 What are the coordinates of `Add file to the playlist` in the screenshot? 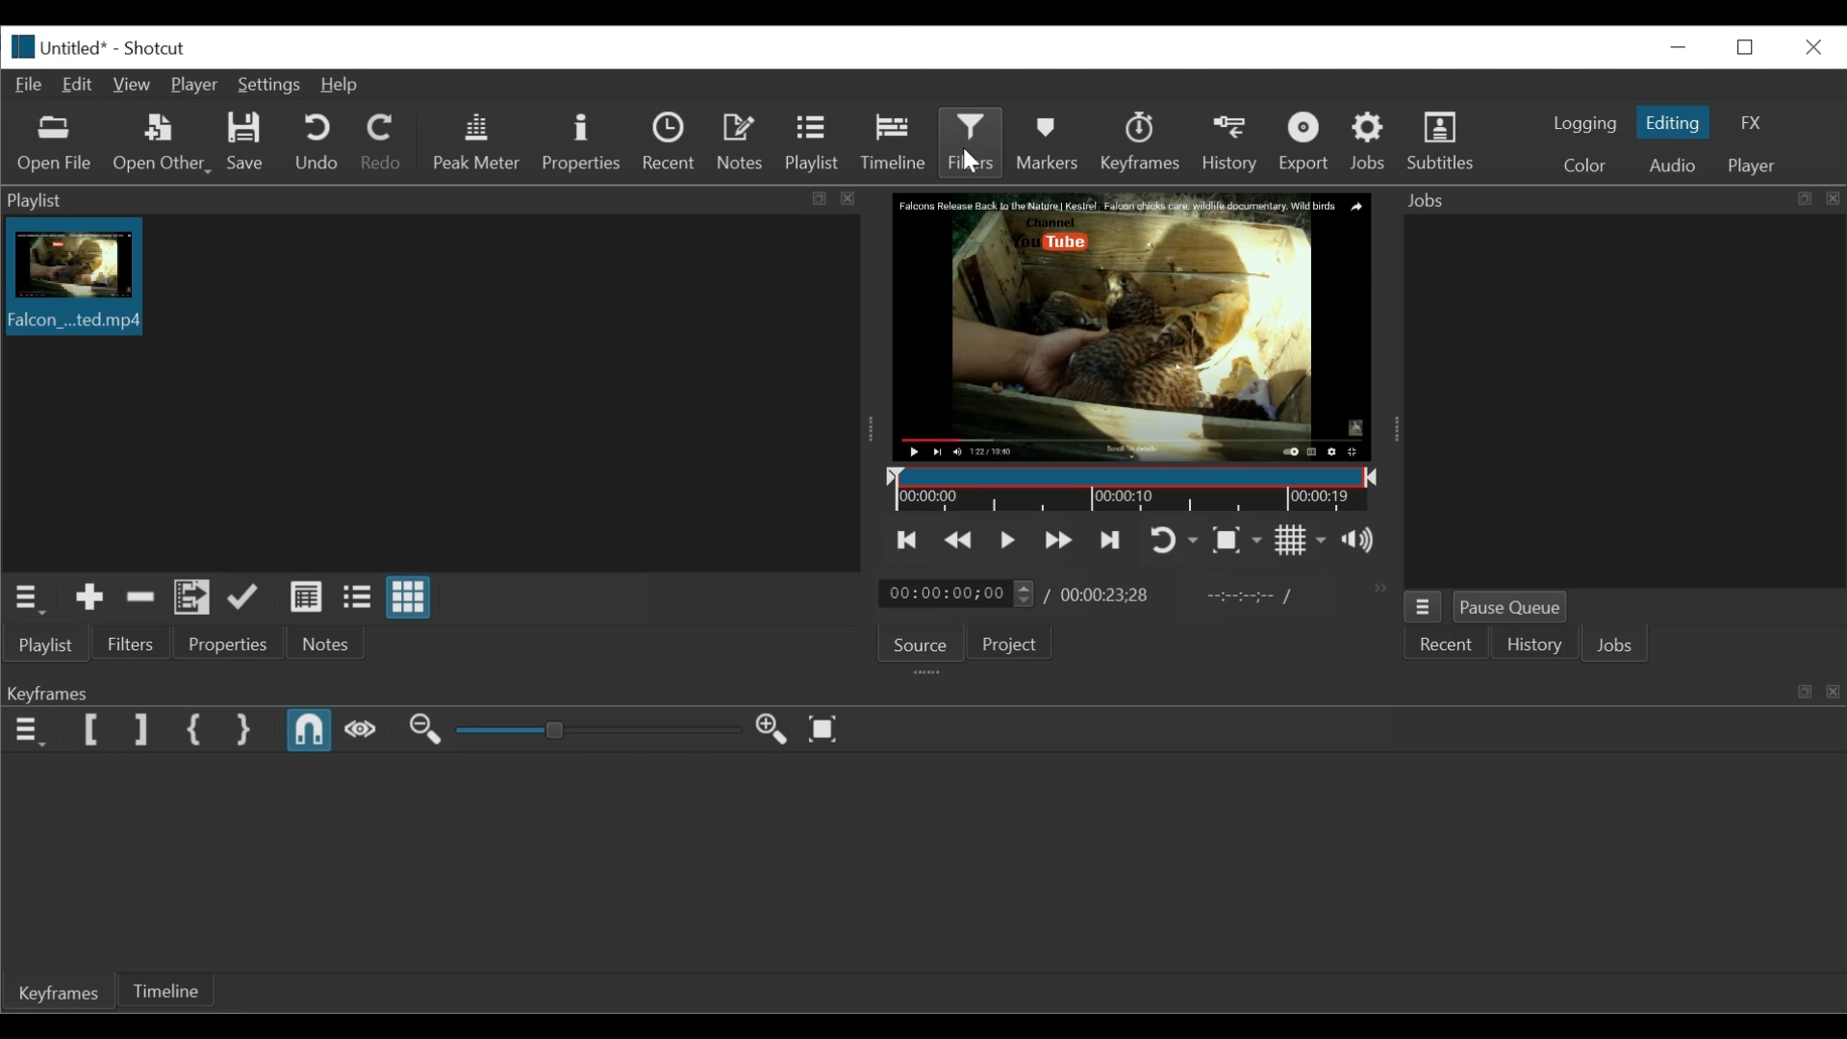 It's located at (191, 597).